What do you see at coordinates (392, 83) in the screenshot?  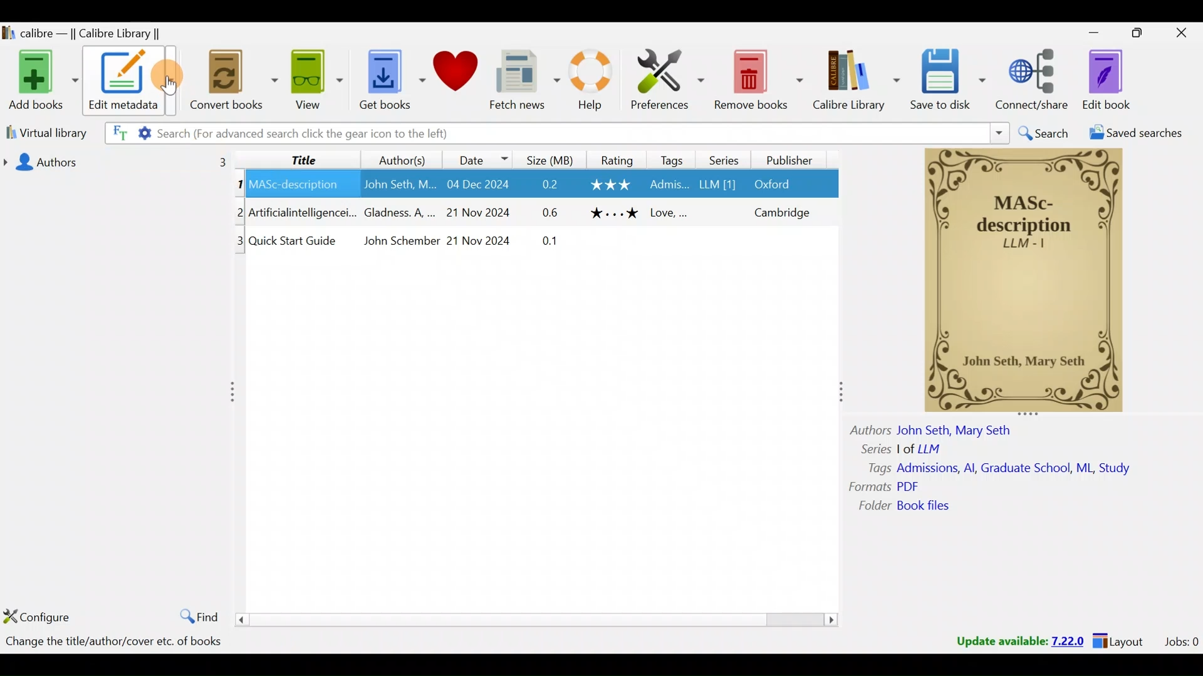 I see `Get books` at bounding box center [392, 83].